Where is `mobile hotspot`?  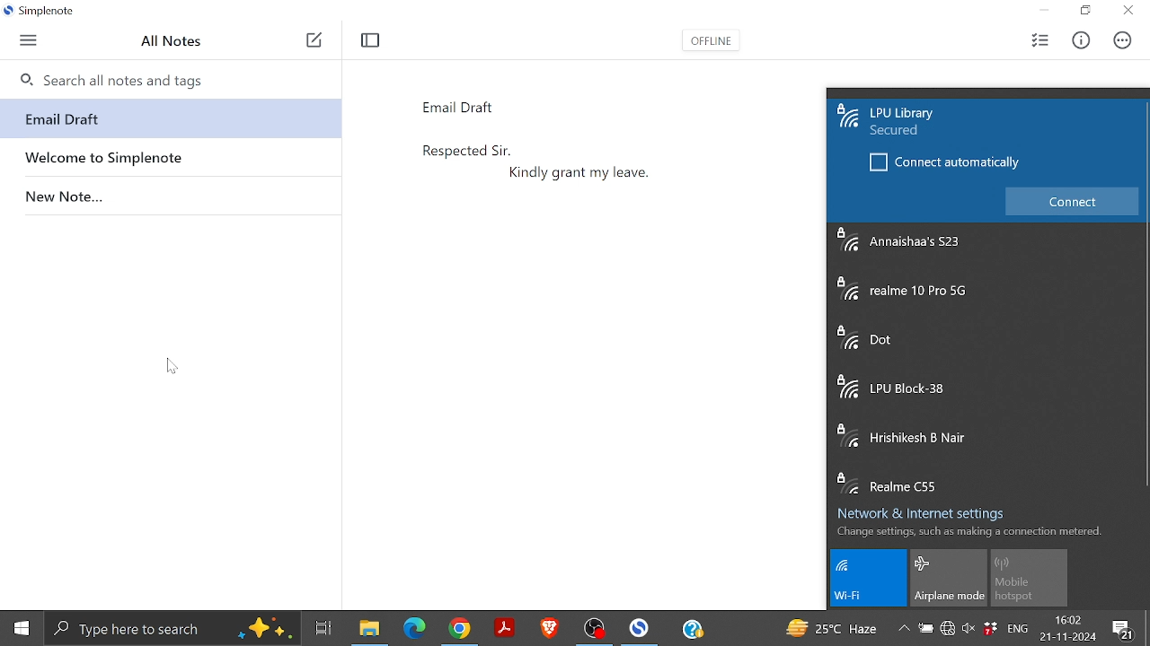 mobile hotspot is located at coordinates (1029, 579).